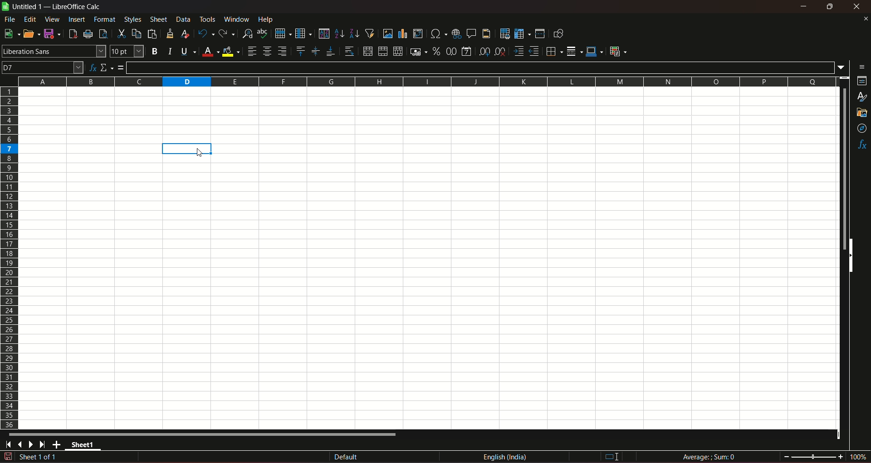  Describe the element at coordinates (858, 6) in the screenshot. I see `close` at that location.